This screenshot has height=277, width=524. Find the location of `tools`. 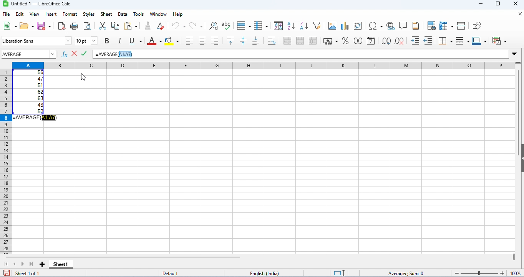

tools is located at coordinates (139, 14).